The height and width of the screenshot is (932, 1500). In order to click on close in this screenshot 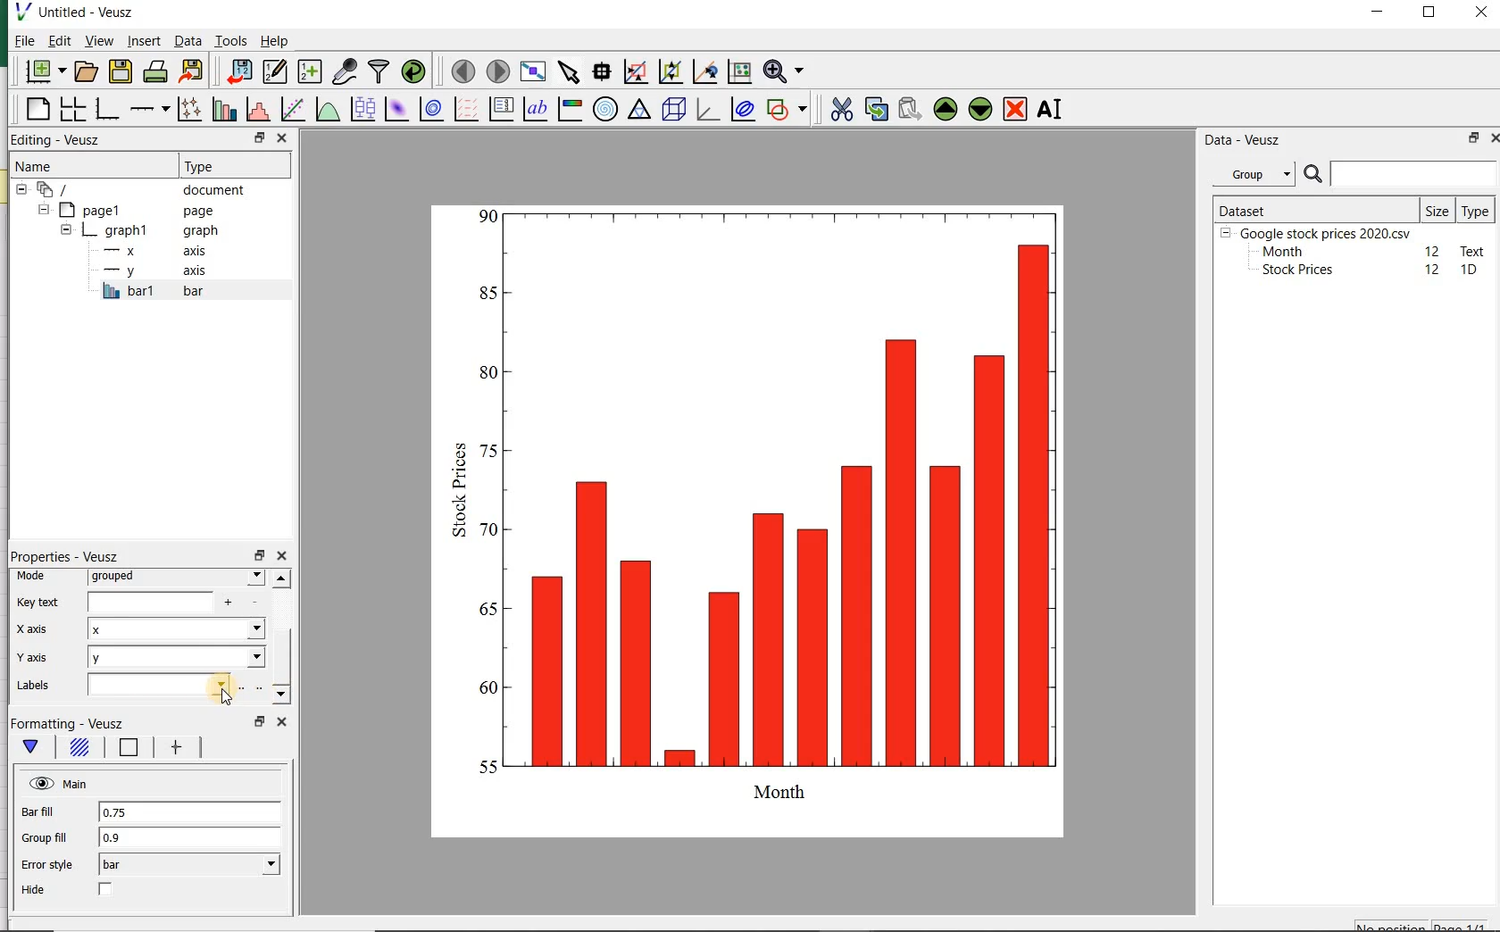, I will do `click(281, 137)`.